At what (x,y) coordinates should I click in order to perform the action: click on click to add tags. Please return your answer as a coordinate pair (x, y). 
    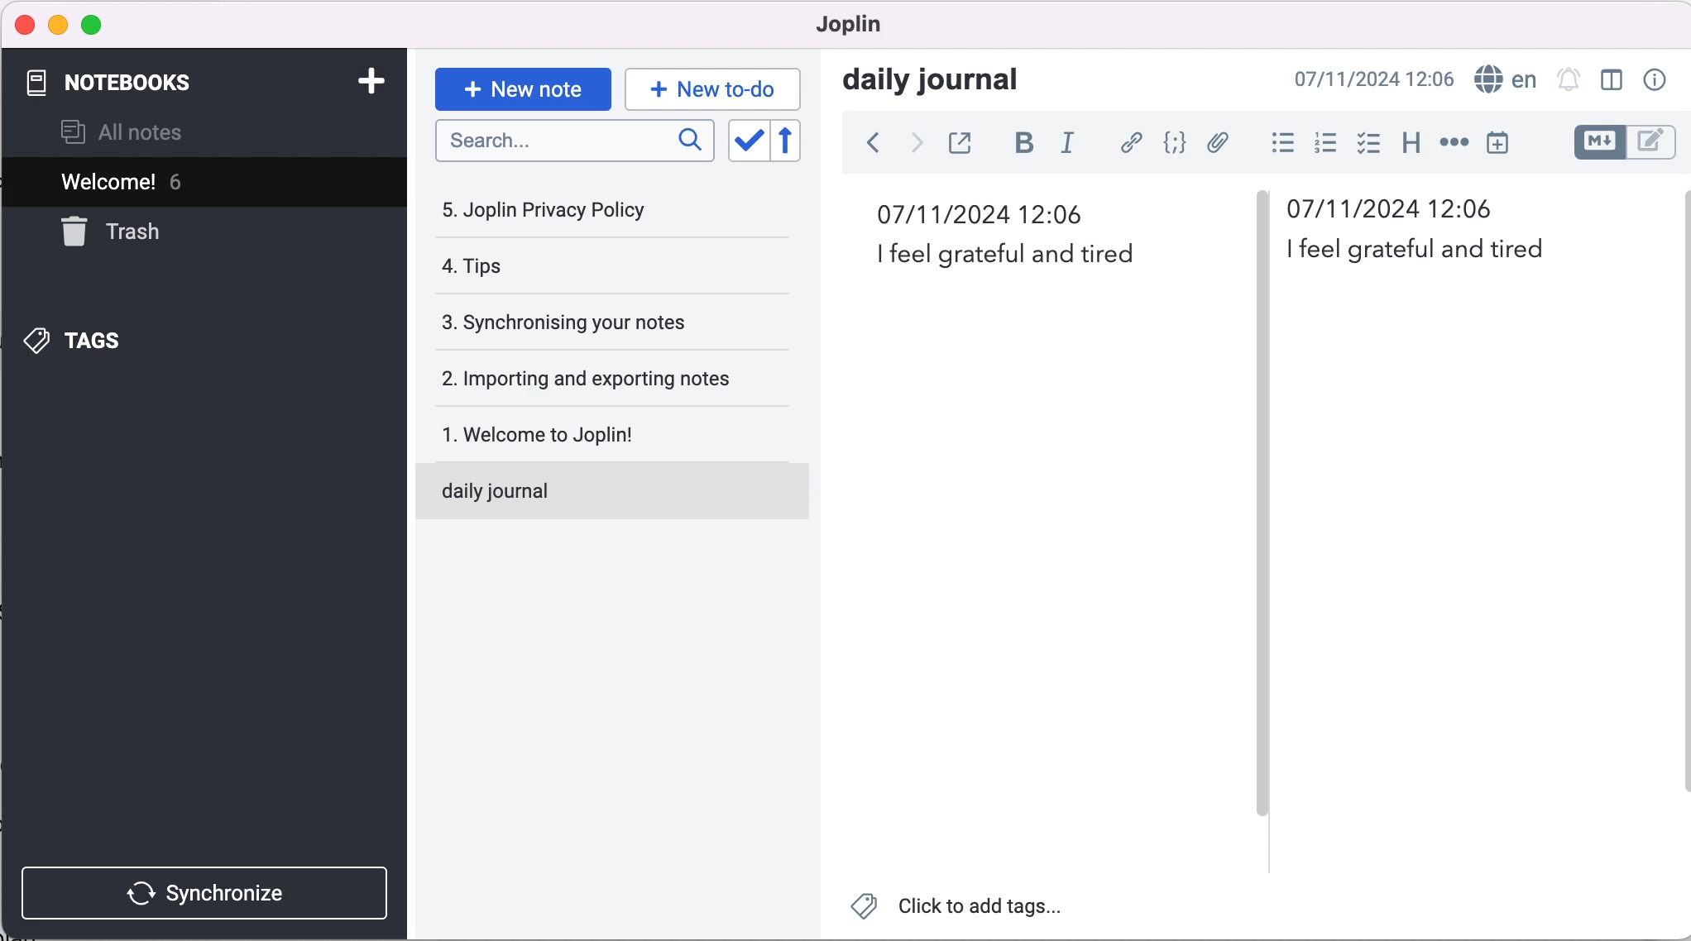
    Looking at the image, I should click on (959, 910).